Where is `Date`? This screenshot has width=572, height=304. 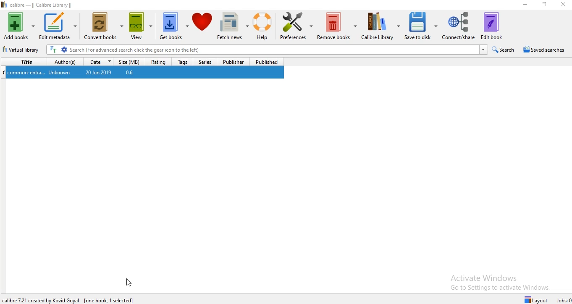
Date is located at coordinates (101, 61).